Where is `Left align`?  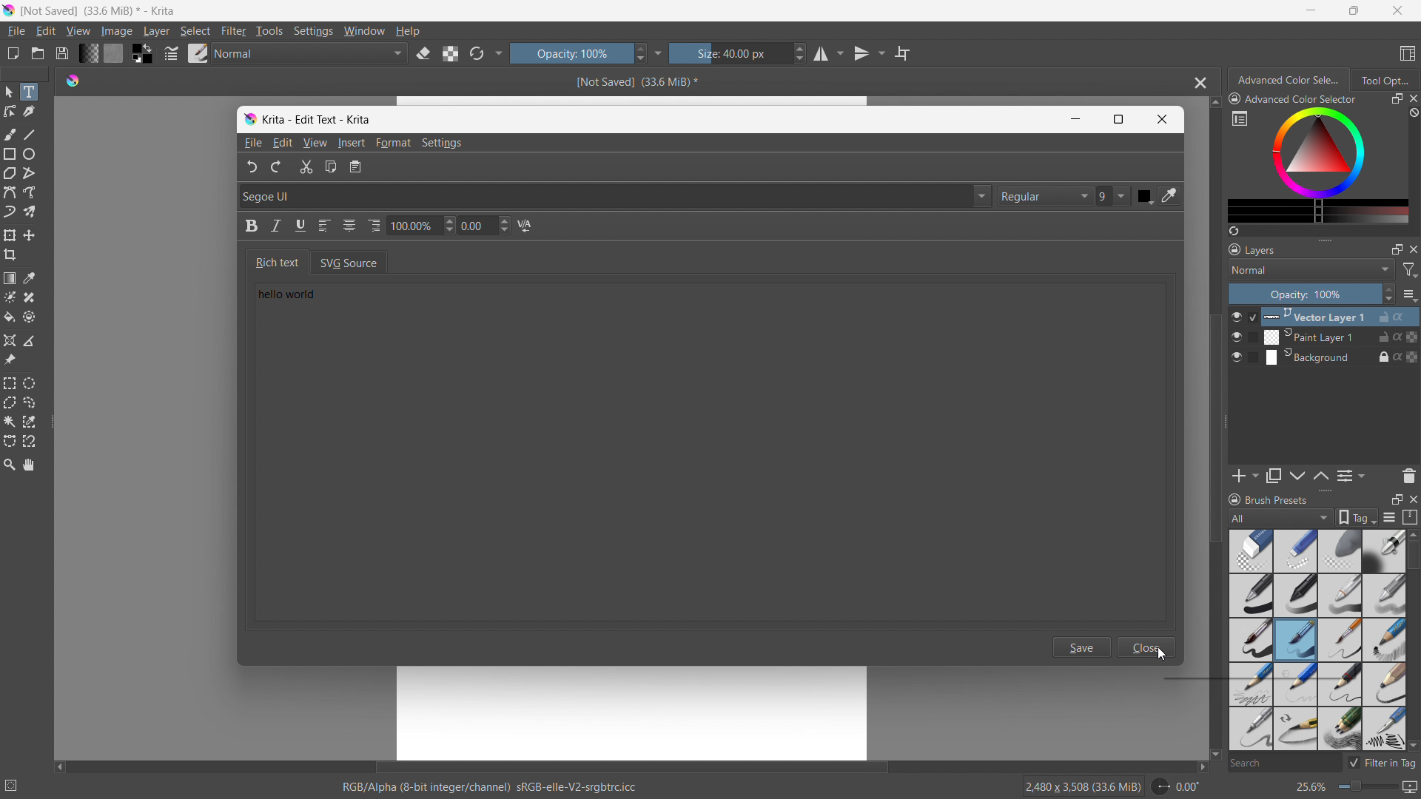
Left align is located at coordinates (326, 226).